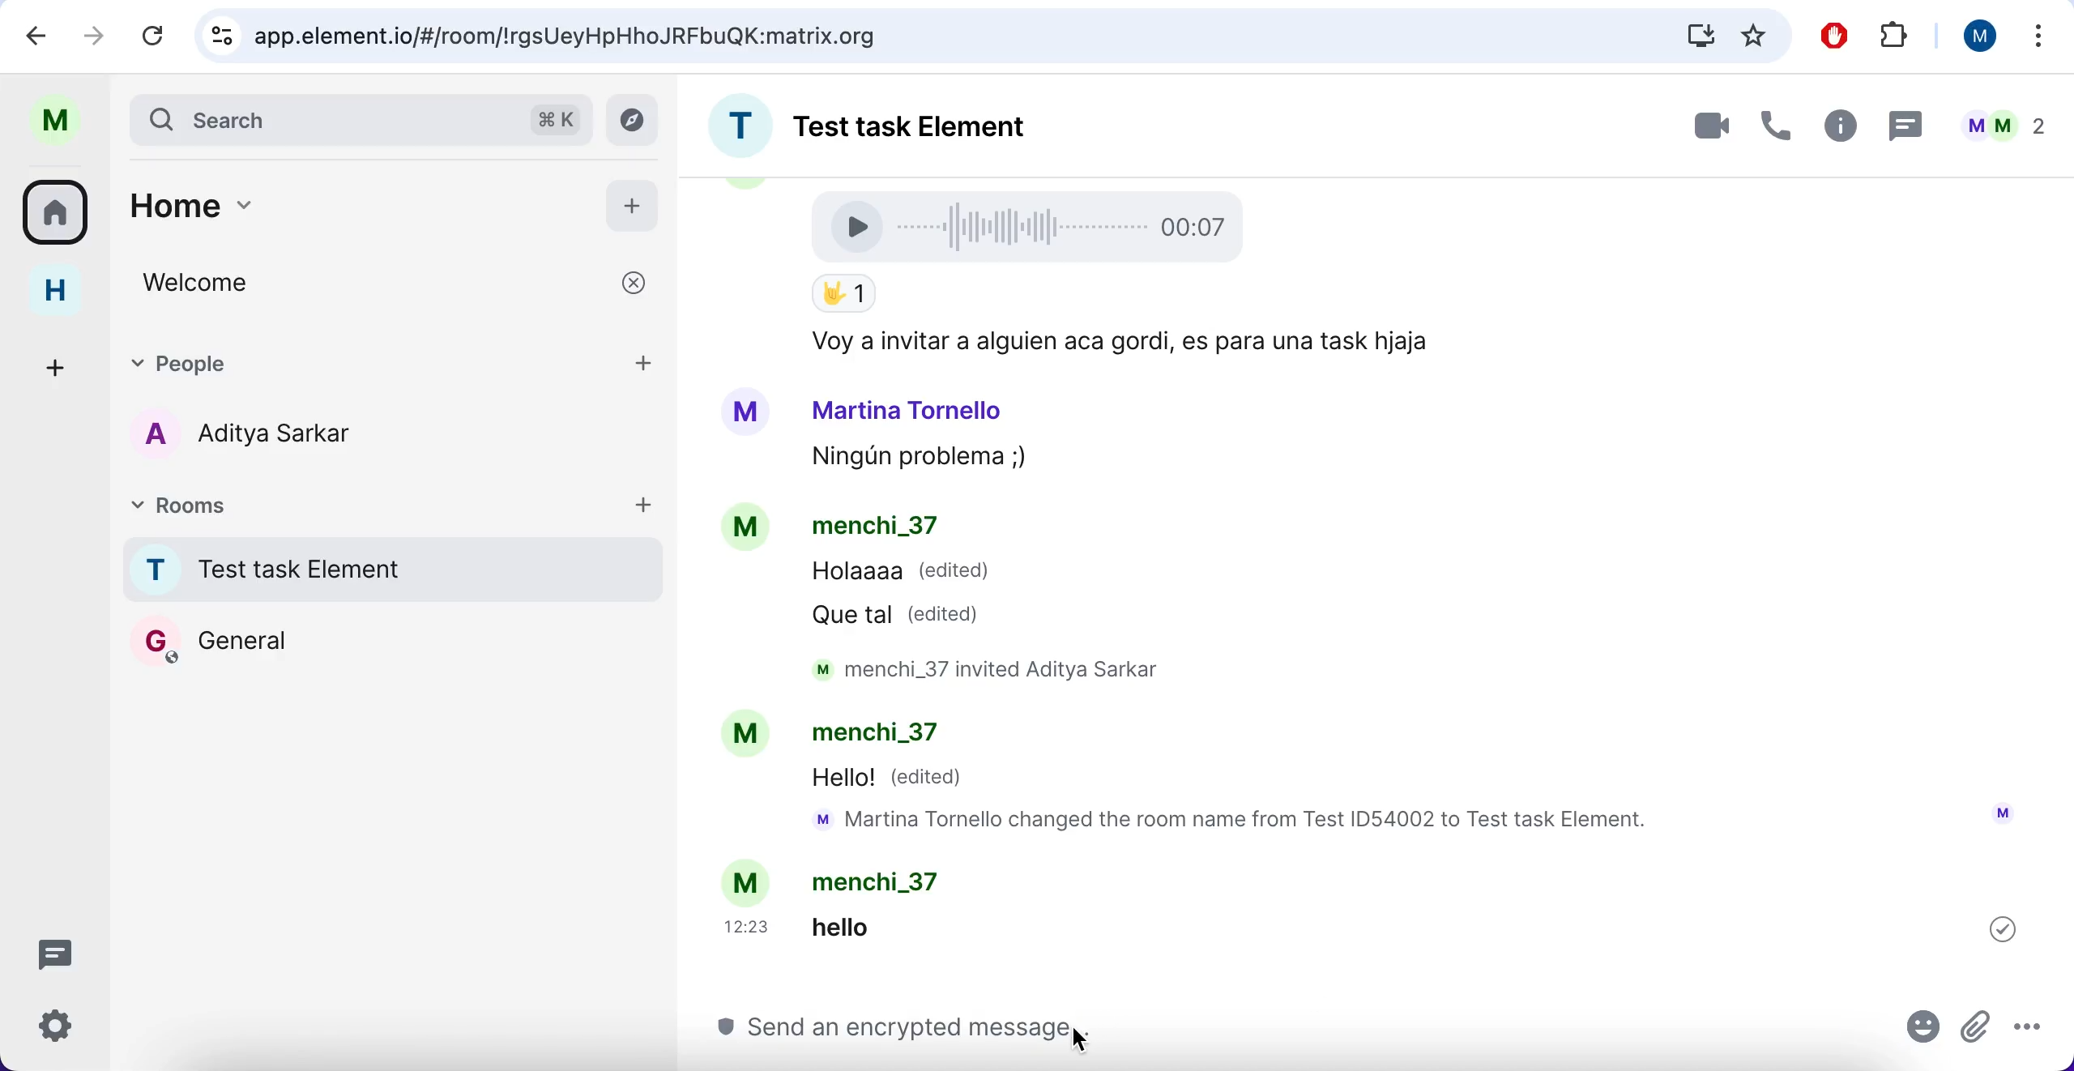 Image resolution: width=2074 pixels, height=1071 pixels. I want to click on favorites, so click(1755, 35).